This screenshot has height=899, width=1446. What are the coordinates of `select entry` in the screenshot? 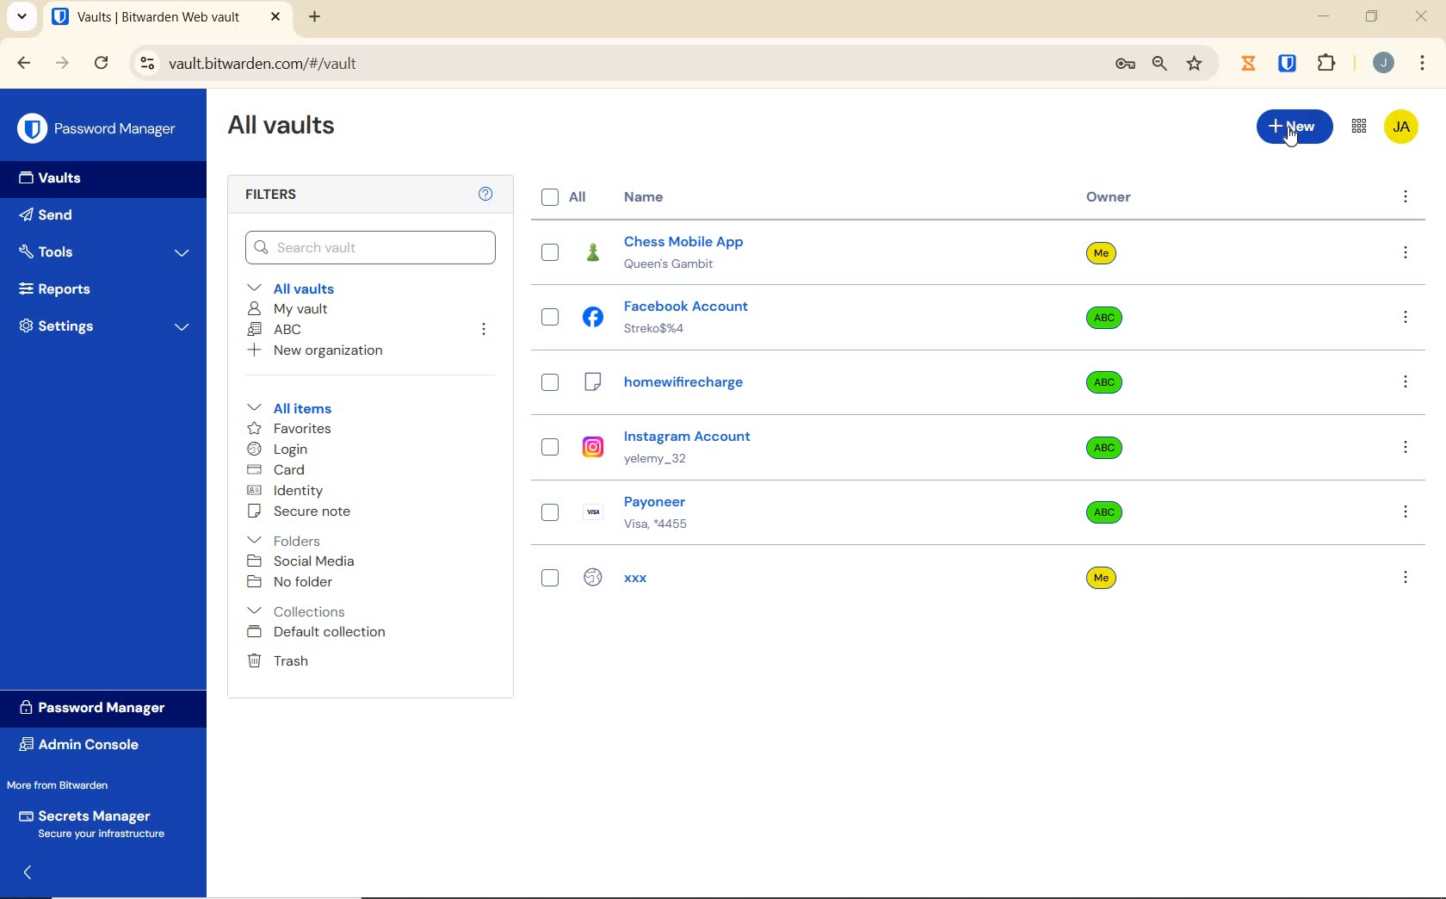 It's located at (550, 382).